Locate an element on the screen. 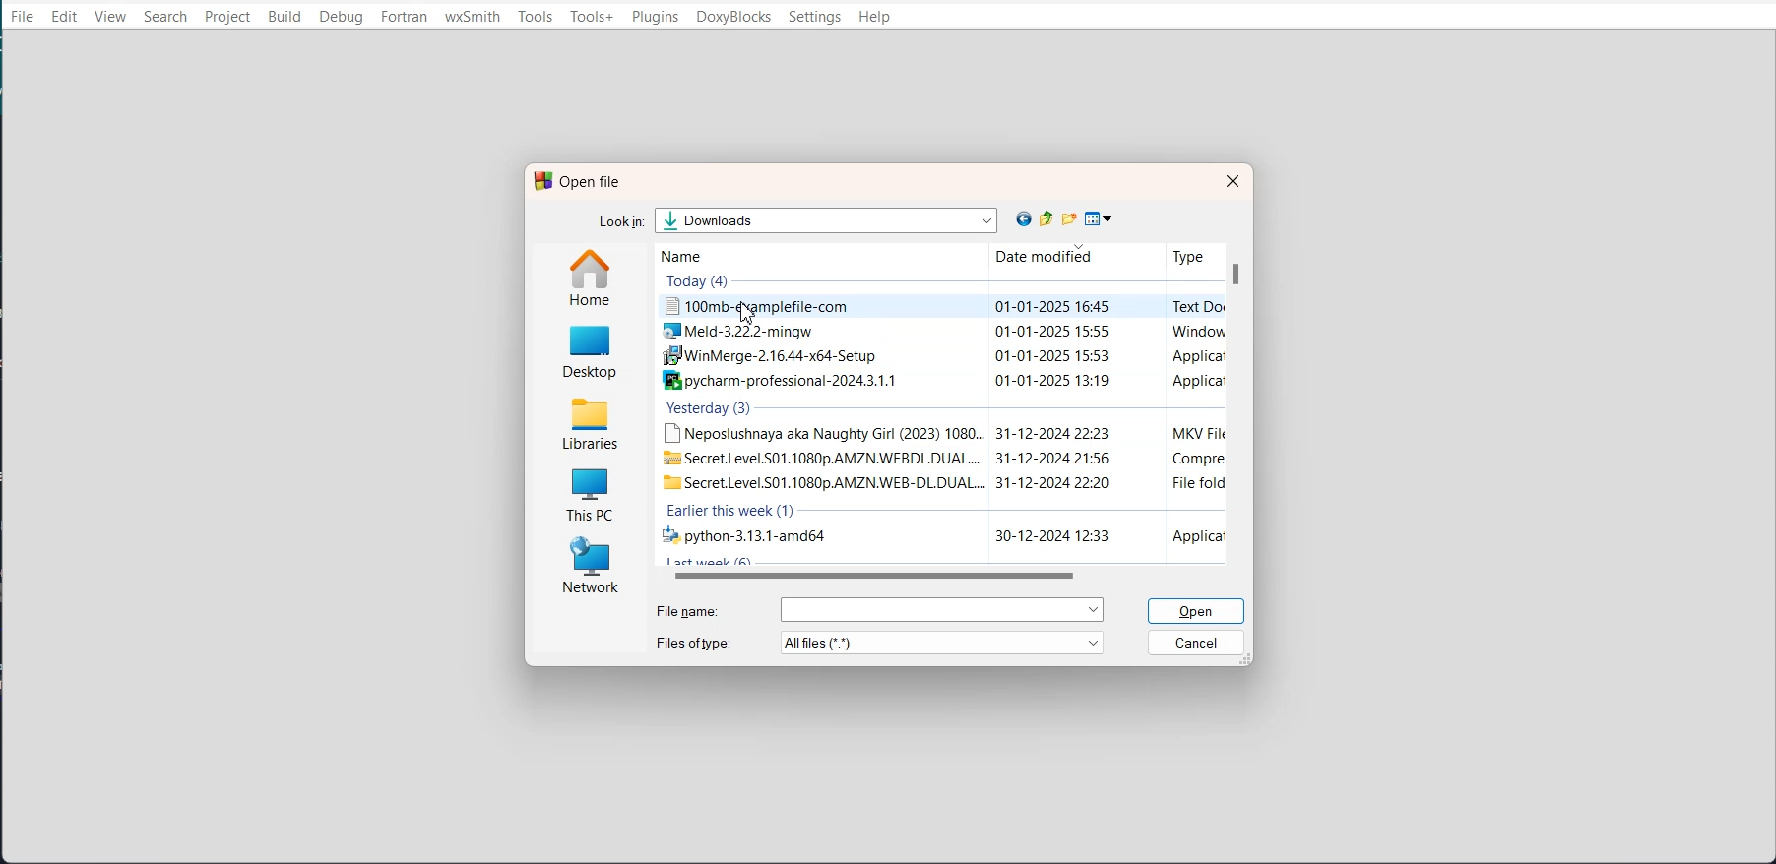 The width and height of the screenshot is (1776, 864). Close is located at coordinates (1230, 180).